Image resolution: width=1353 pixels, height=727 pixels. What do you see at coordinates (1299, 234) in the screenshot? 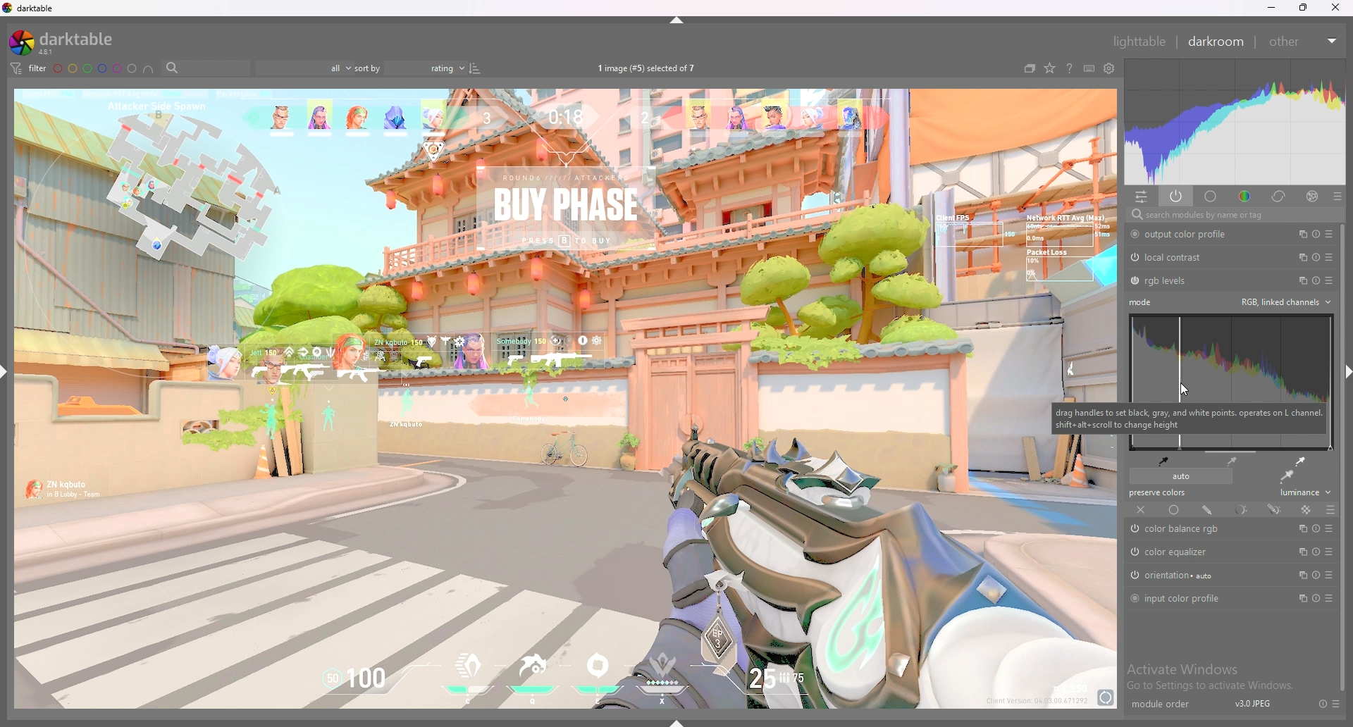
I see `multiple instances action` at bounding box center [1299, 234].